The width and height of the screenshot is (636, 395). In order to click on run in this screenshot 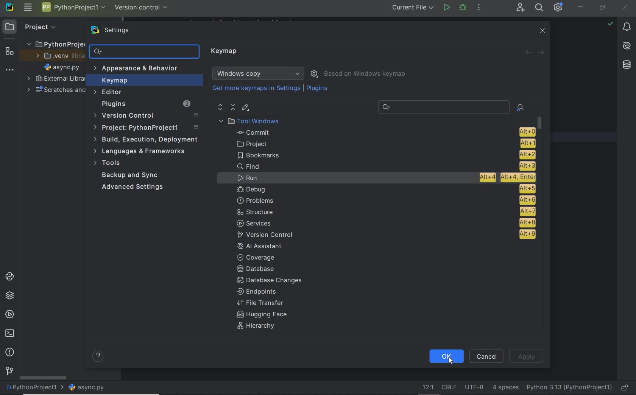, I will do `click(446, 8)`.